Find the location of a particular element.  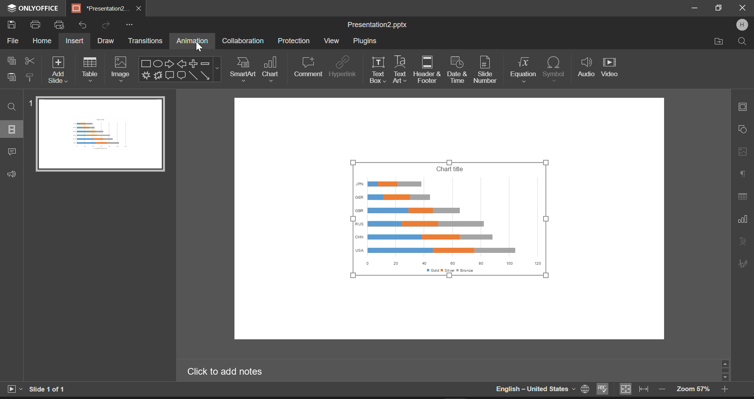

Copy is located at coordinates (12, 60).